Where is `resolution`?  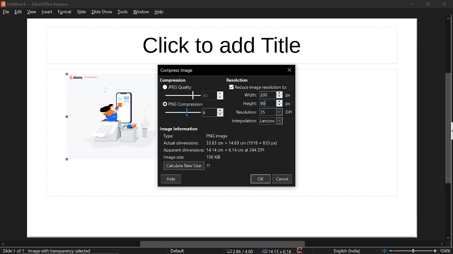
resolution is located at coordinates (245, 113).